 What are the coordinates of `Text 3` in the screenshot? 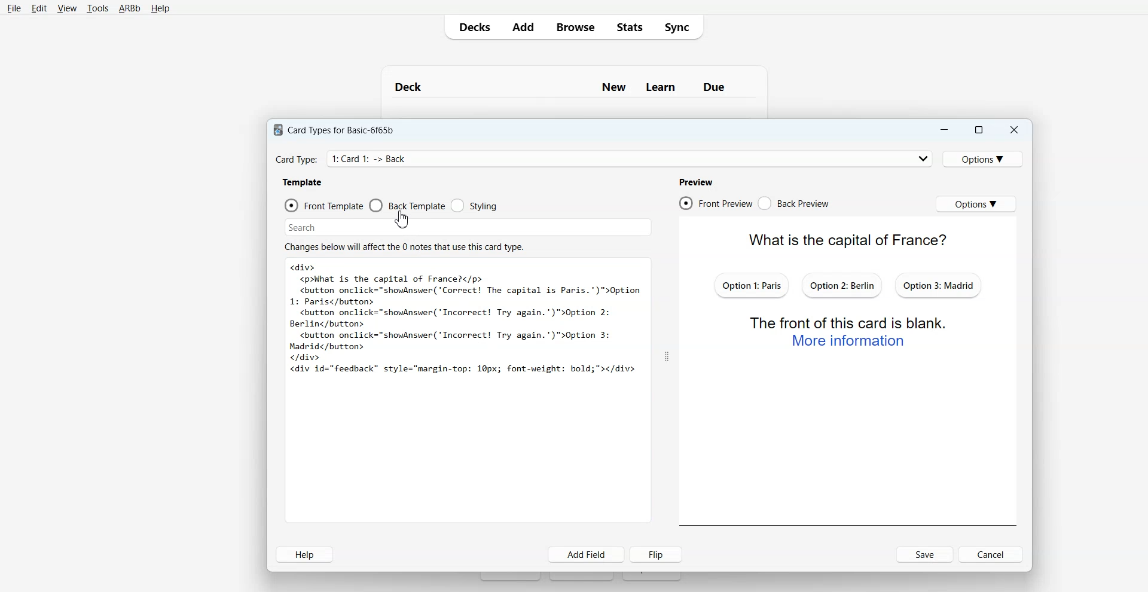 It's located at (405, 246).